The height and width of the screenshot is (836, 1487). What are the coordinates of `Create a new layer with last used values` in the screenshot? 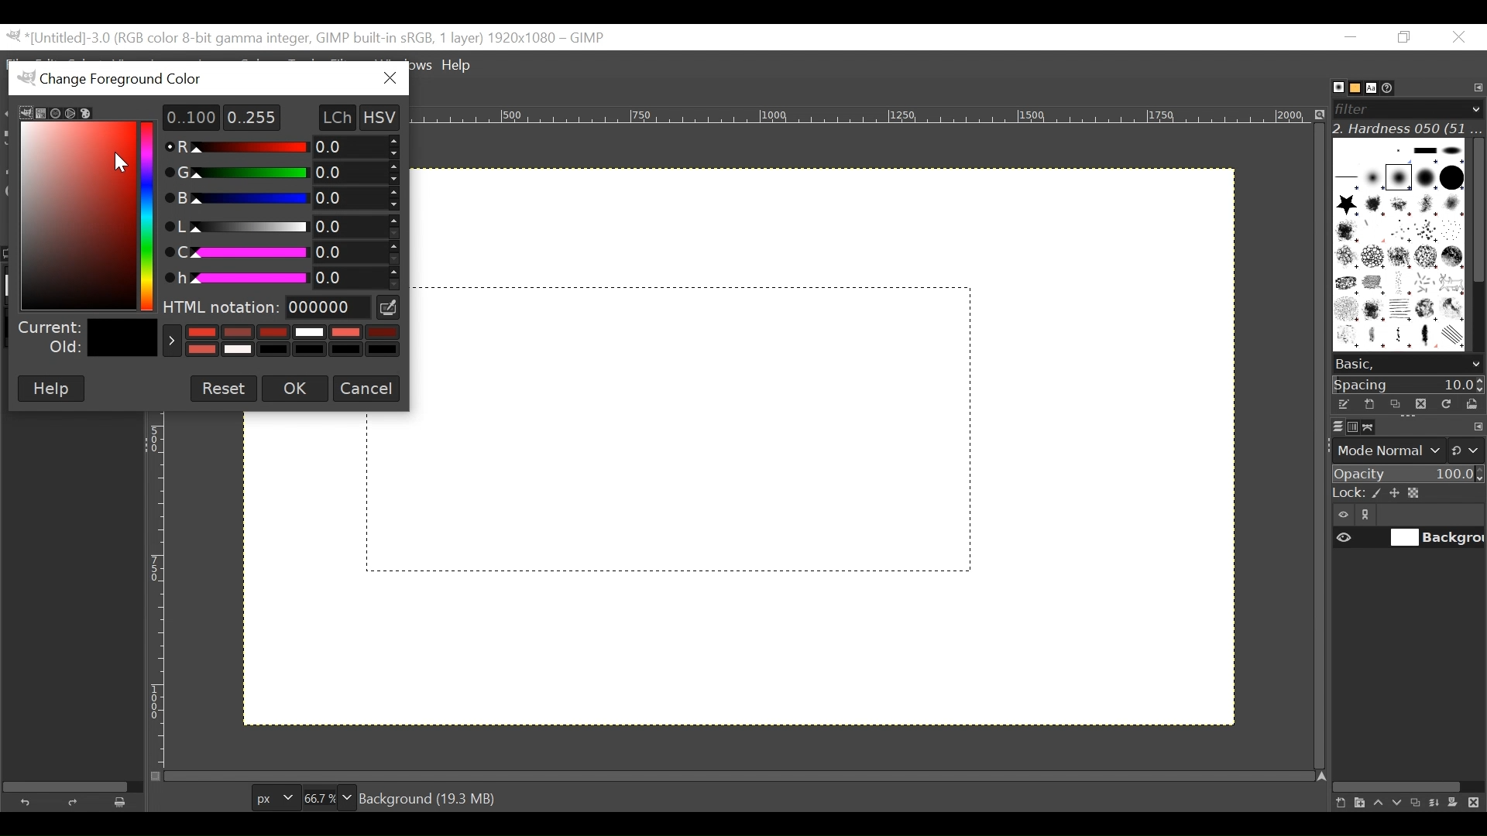 It's located at (1338, 803).